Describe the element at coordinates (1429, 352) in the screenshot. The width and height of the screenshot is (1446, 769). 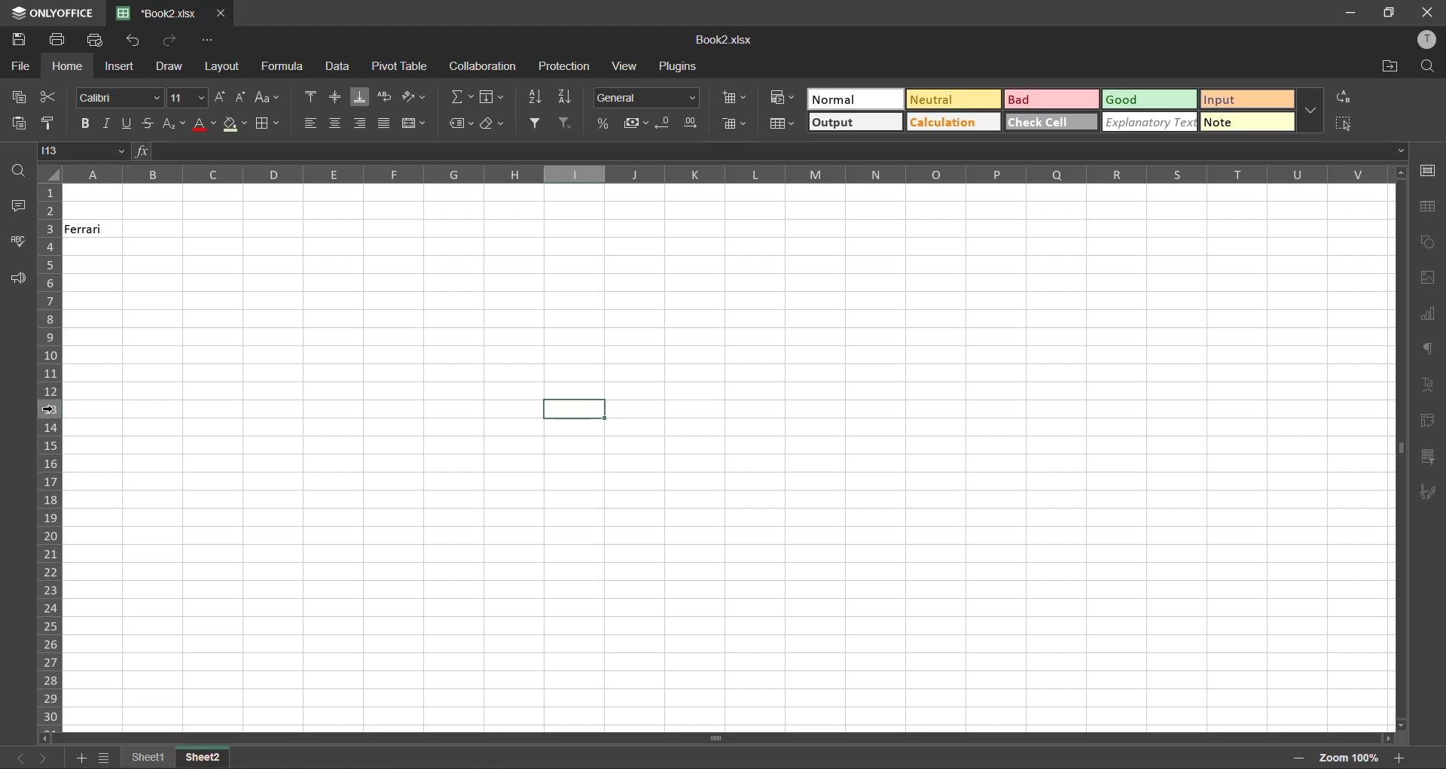
I see `paragraph` at that location.